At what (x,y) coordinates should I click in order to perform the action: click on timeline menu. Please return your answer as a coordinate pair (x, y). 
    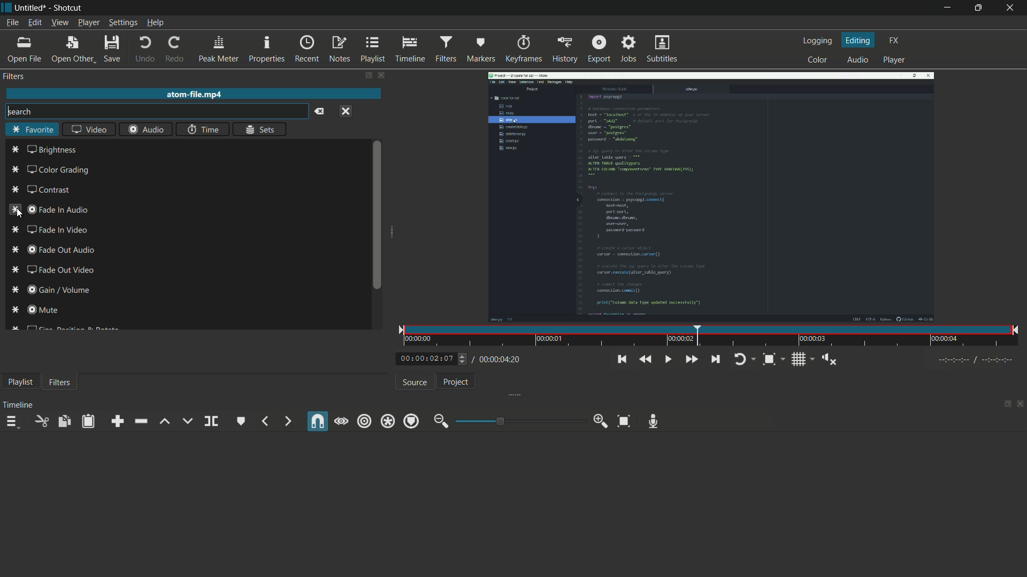
    Looking at the image, I should click on (11, 422).